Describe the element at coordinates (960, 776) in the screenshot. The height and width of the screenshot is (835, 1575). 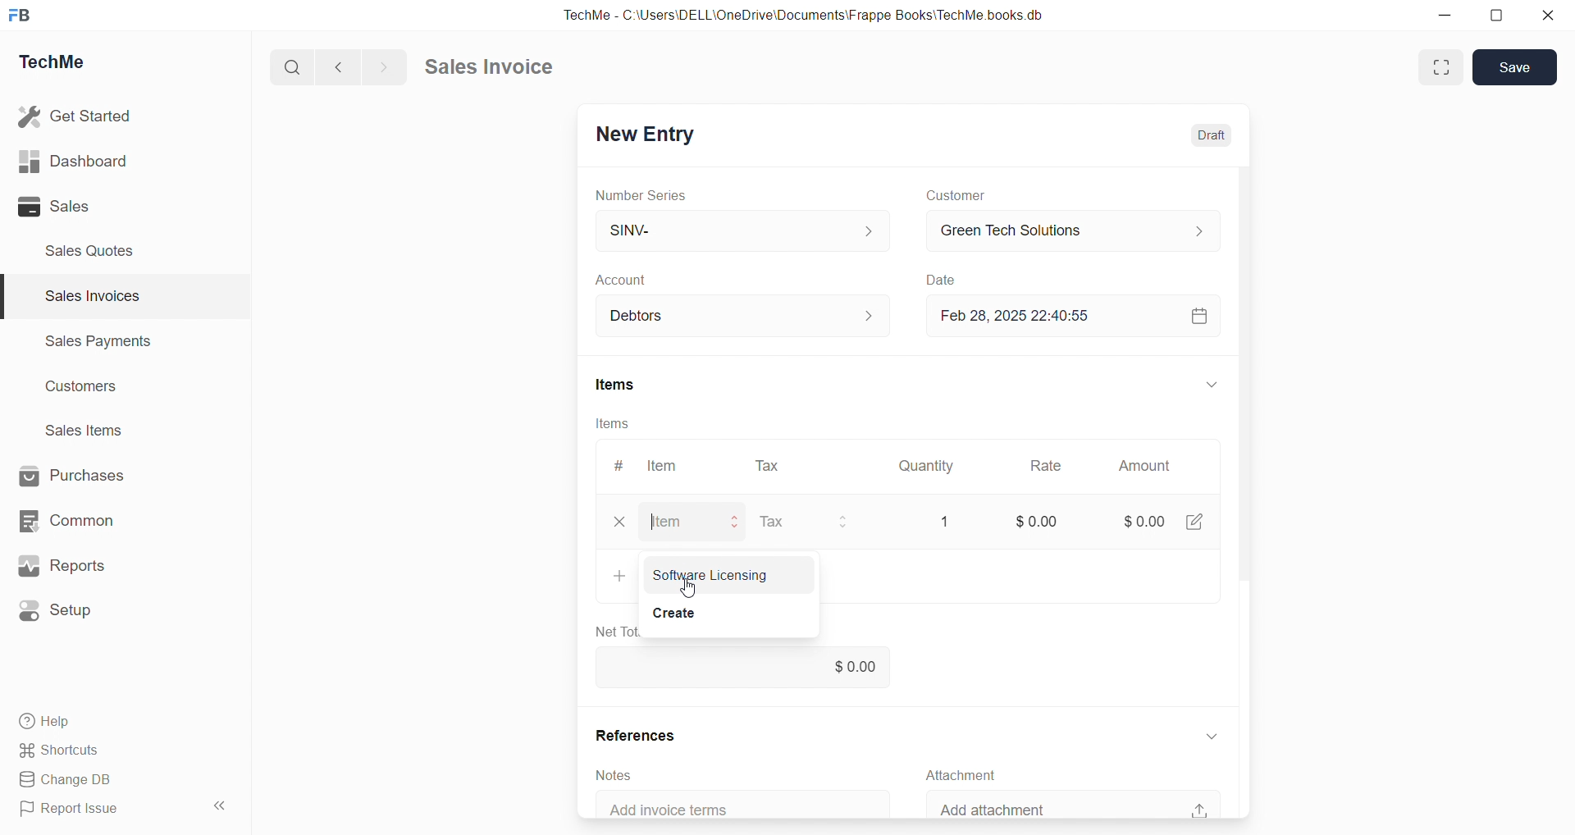
I see `Attachment` at that location.